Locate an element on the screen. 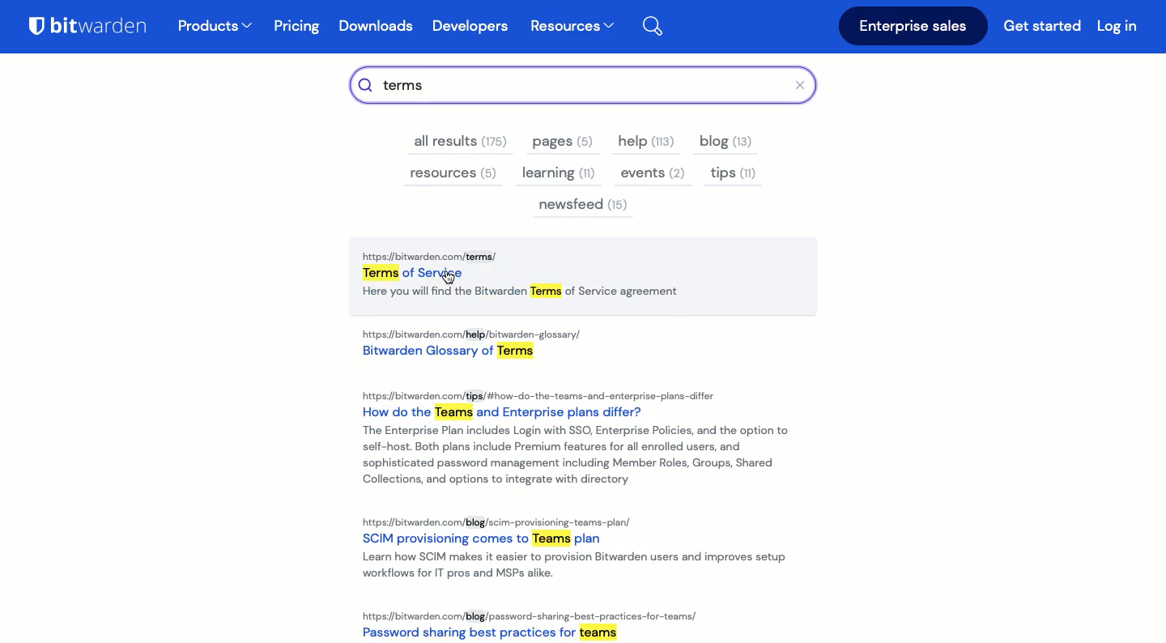 The image size is (1166, 643). newsfeed is located at coordinates (584, 207).